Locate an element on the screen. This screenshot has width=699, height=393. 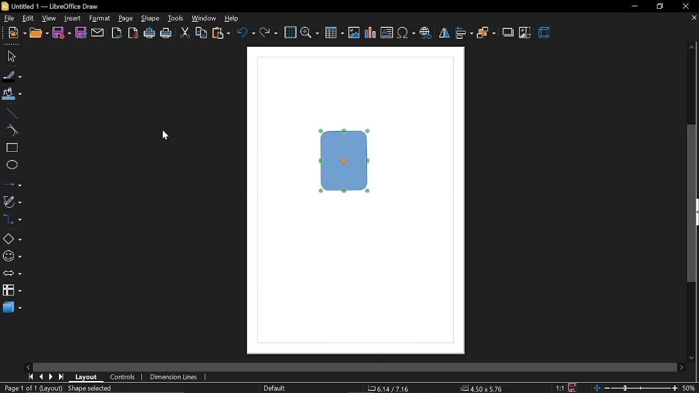
format is located at coordinates (100, 19).